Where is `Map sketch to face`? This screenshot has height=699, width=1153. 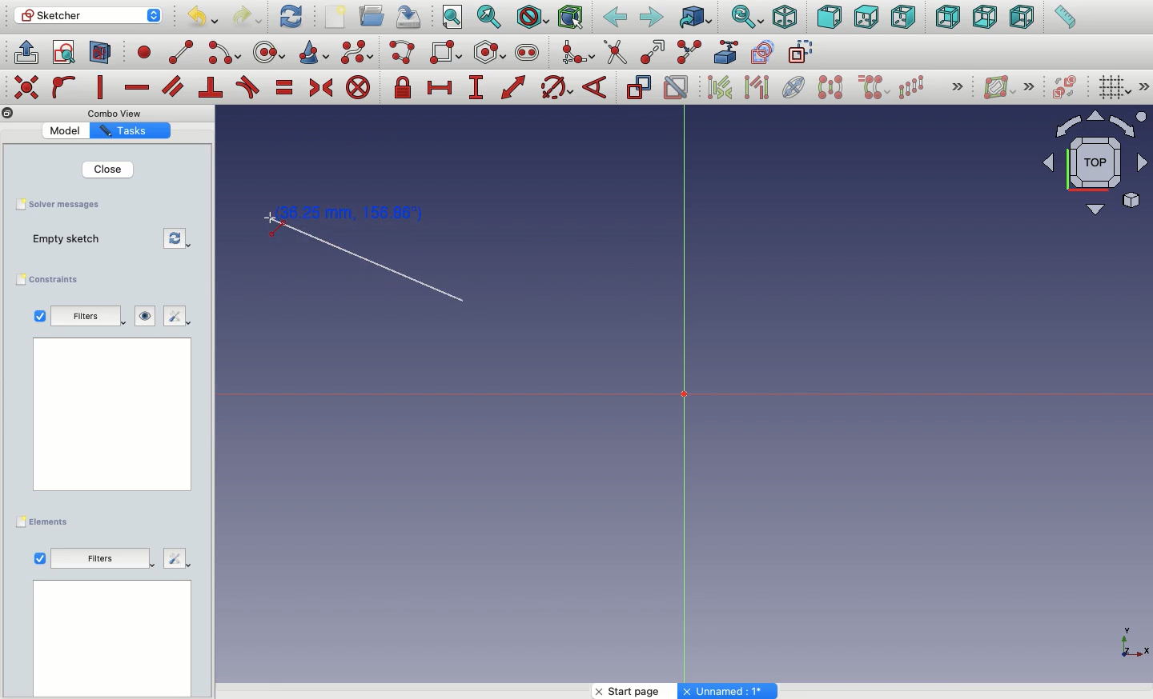
Map sketch to face is located at coordinates (101, 53).